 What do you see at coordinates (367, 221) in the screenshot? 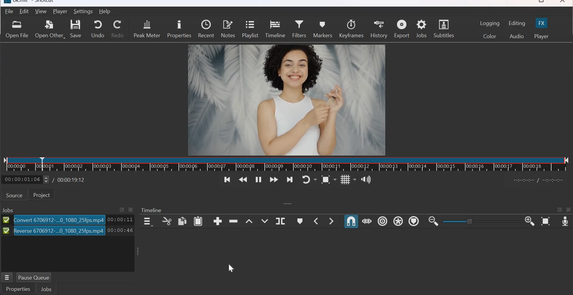
I see `Scrub while dragging` at bounding box center [367, 221].